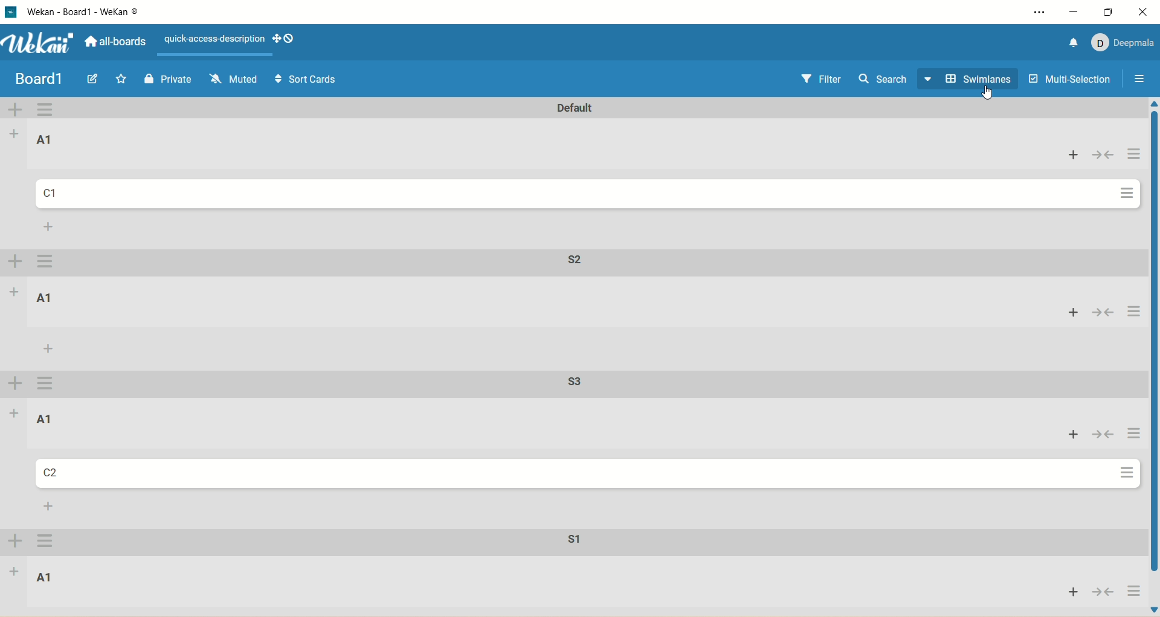 This screenshot has height=617, width=1160. What do you see at coordinates (92, 78) in the screenshot?
I see `edit` at bounding box center [92, 78].